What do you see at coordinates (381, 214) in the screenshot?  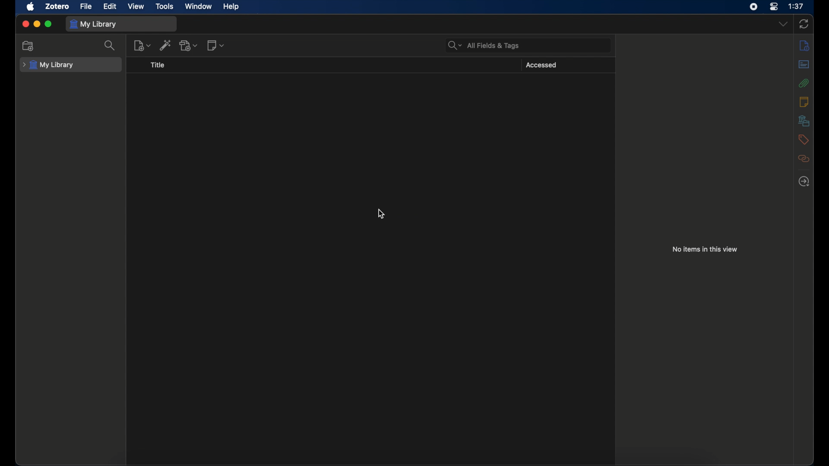 I see `cursor` at bounding box center [381, 214].